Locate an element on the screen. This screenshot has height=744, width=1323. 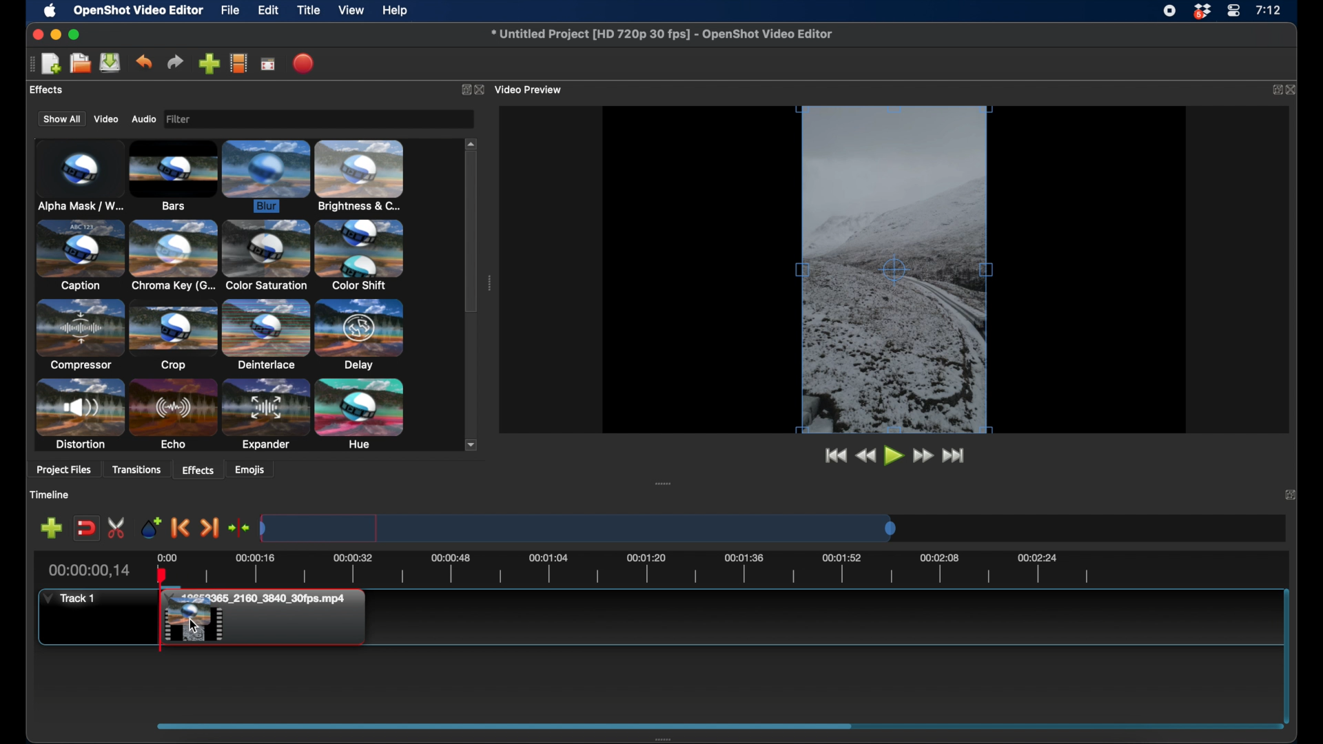
play is located at coordinates (894, 457).